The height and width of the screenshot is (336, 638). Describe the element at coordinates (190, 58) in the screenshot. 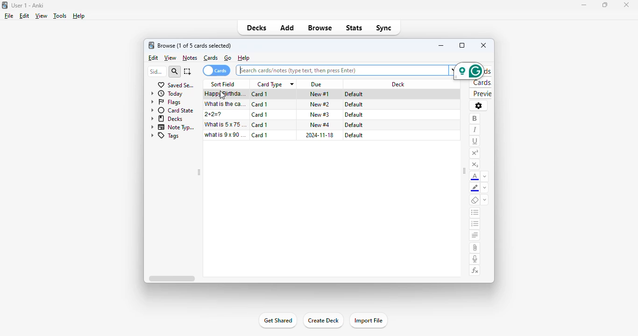

I see `notes` at that location.